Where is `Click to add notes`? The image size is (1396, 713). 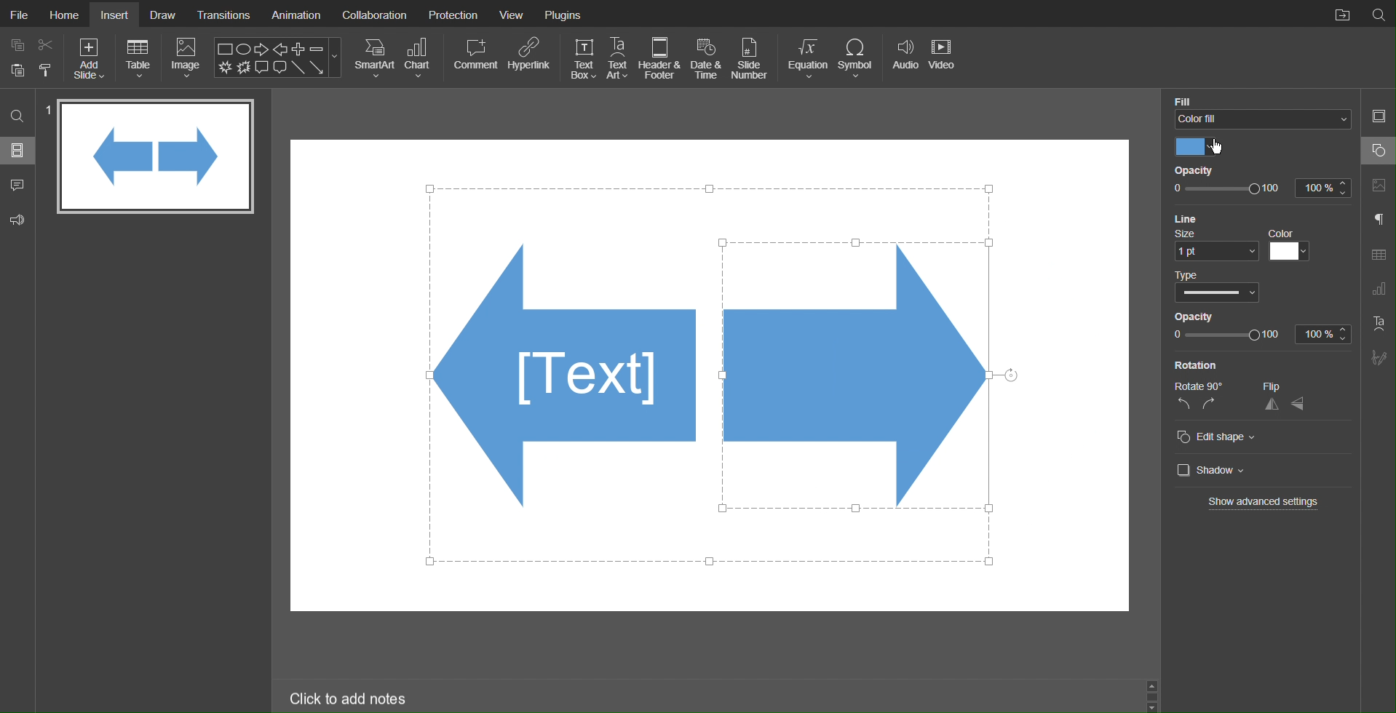
Click to add notes is located at coordinates (349, 697).